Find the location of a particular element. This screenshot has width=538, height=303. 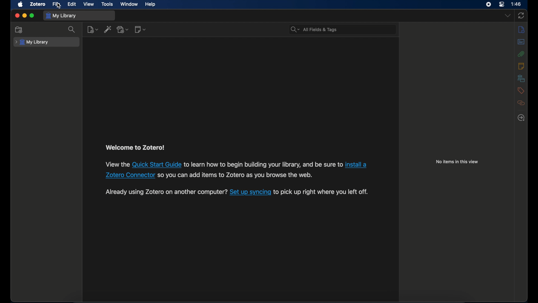

attachments is located at coordinates (521, 54).